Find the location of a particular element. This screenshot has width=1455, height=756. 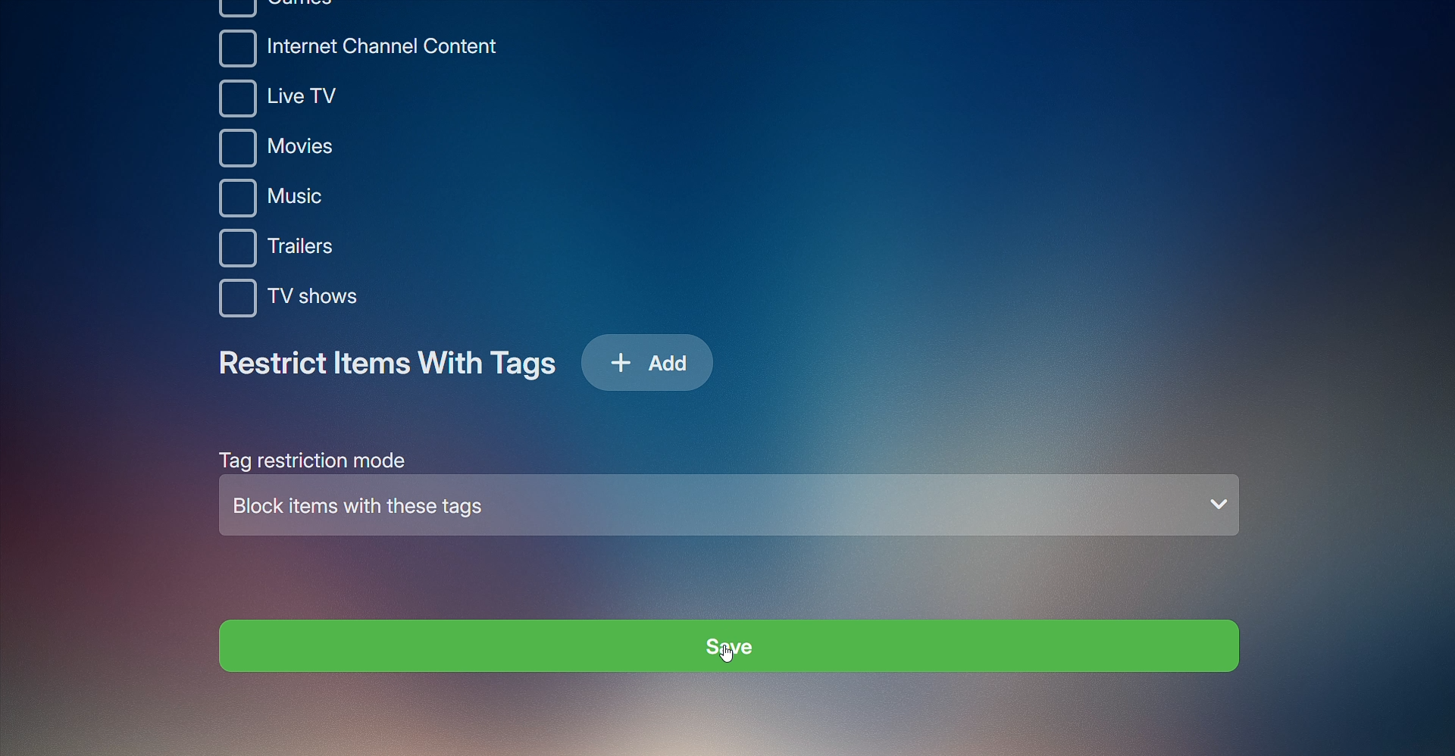

Tag Restriction Mode is located at coordinates (305, 458).